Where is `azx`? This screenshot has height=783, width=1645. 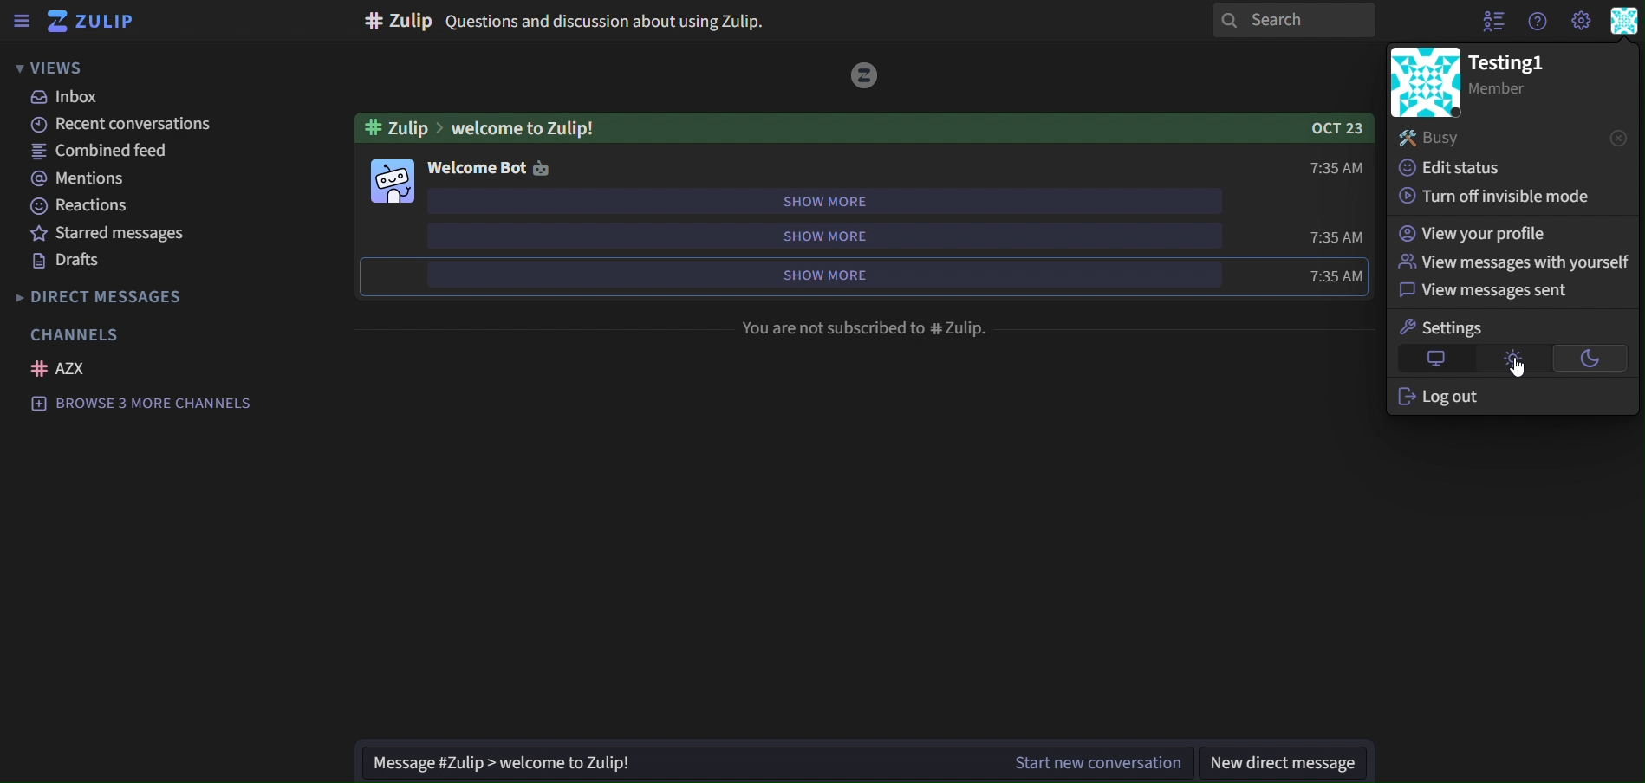
azx is located at coordinates (68, 367).